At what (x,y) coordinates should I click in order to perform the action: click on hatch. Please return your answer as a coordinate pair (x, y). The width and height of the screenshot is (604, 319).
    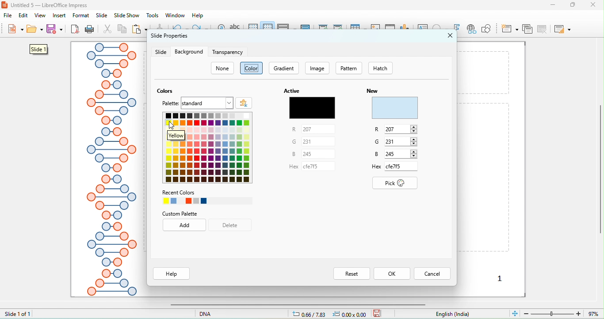
    Looking at the image, I should click on (386, 68).